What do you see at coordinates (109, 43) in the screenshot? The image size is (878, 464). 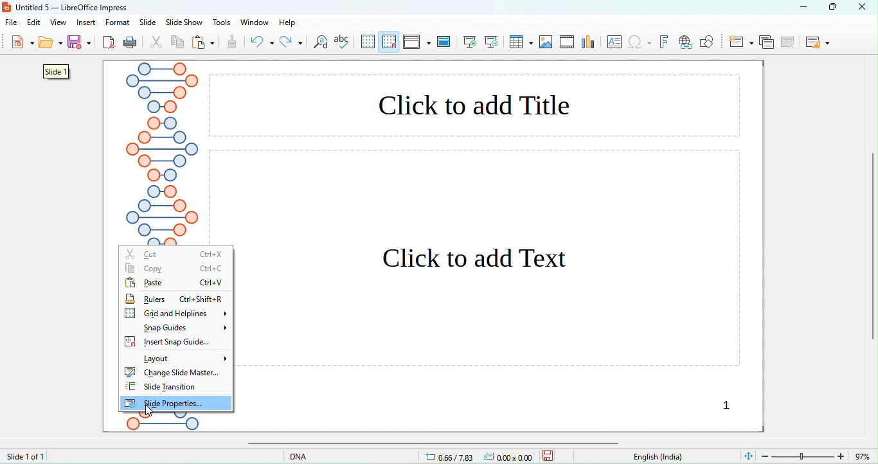 I see `export pdf` at bounding box center [109, 43].